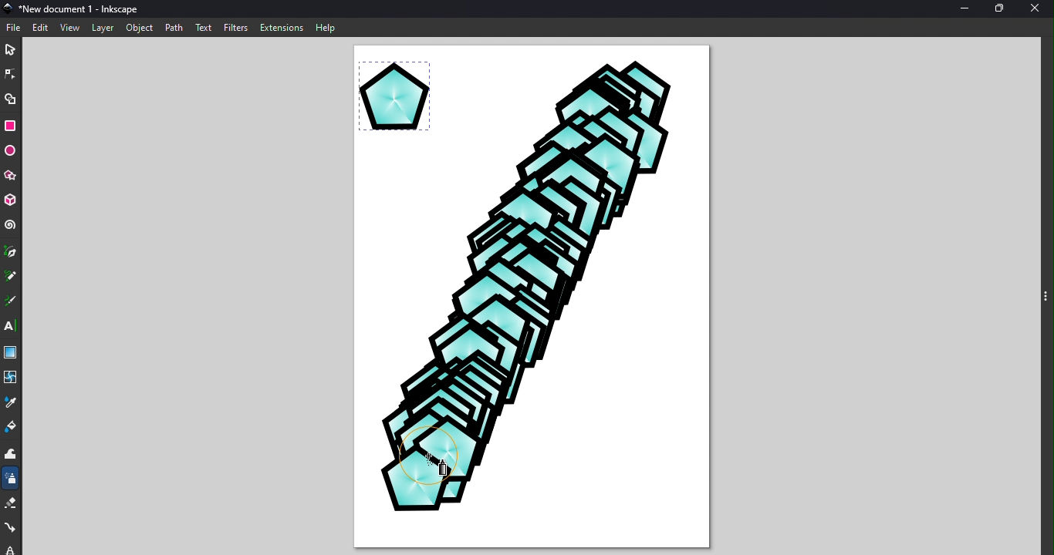 The width and height of the screenshot is (1054, 555). What do you see at coordinates (960, 8) in the screenshot?
I see `Minimize` at bounding box center [960, 8].